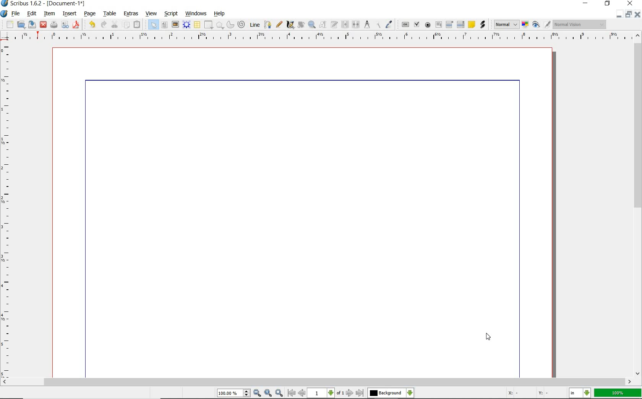  Describe the element at coordinates (21, 24) in the screenshot. I see `open` at that location.